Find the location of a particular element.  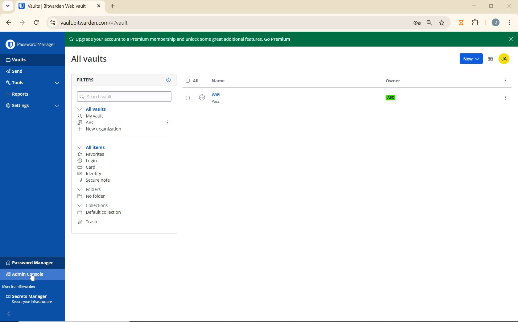

TRASH is located at coordinates (88, 223).